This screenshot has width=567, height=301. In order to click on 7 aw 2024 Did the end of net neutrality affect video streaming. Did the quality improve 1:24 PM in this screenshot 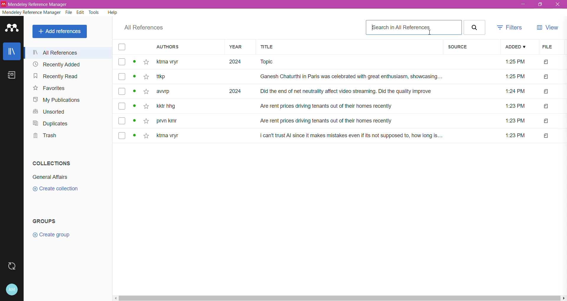, I will do `click(343, 91)`.